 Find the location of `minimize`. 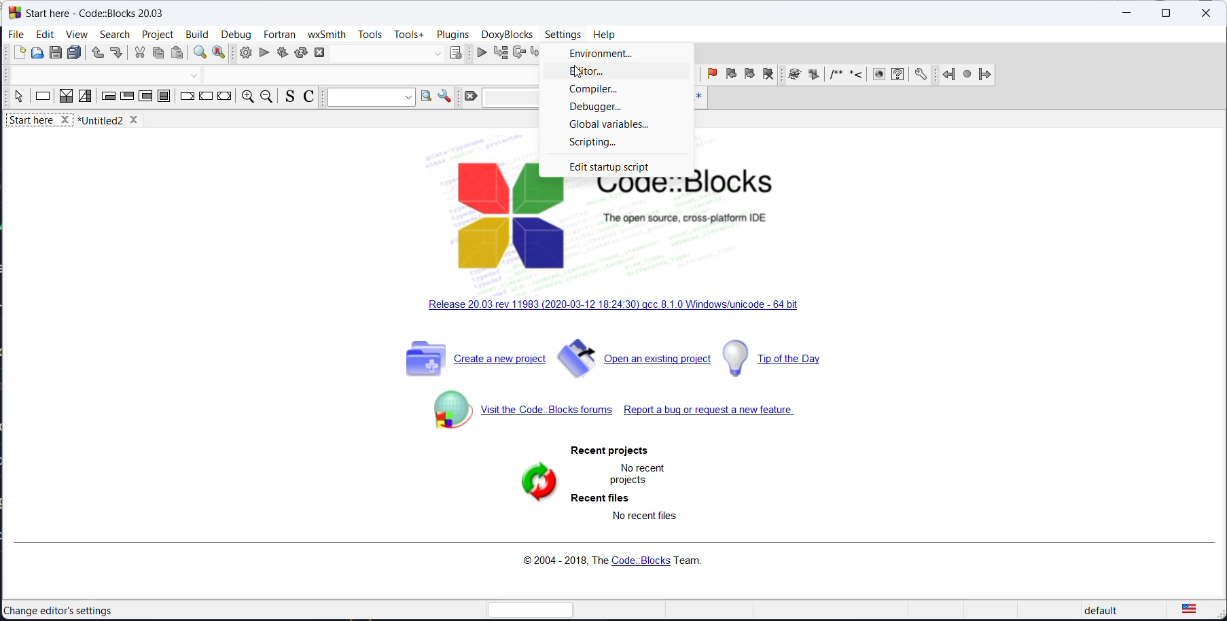

minimize is located at coordinates (1125, 15).